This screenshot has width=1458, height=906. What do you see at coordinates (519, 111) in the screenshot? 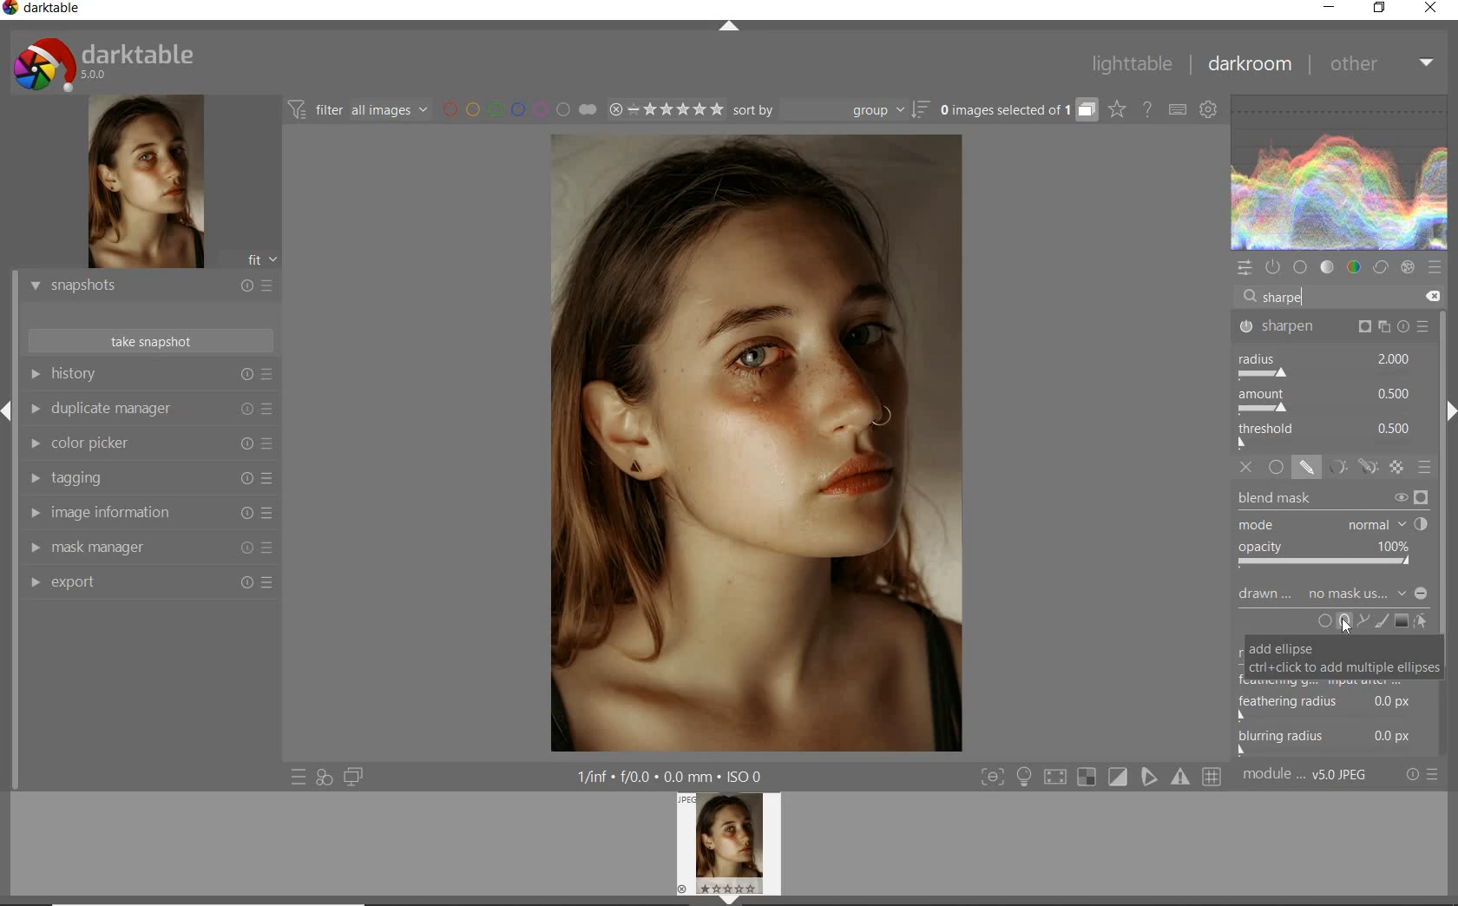
I see `filter by image color` at bounding box center [519, 111].